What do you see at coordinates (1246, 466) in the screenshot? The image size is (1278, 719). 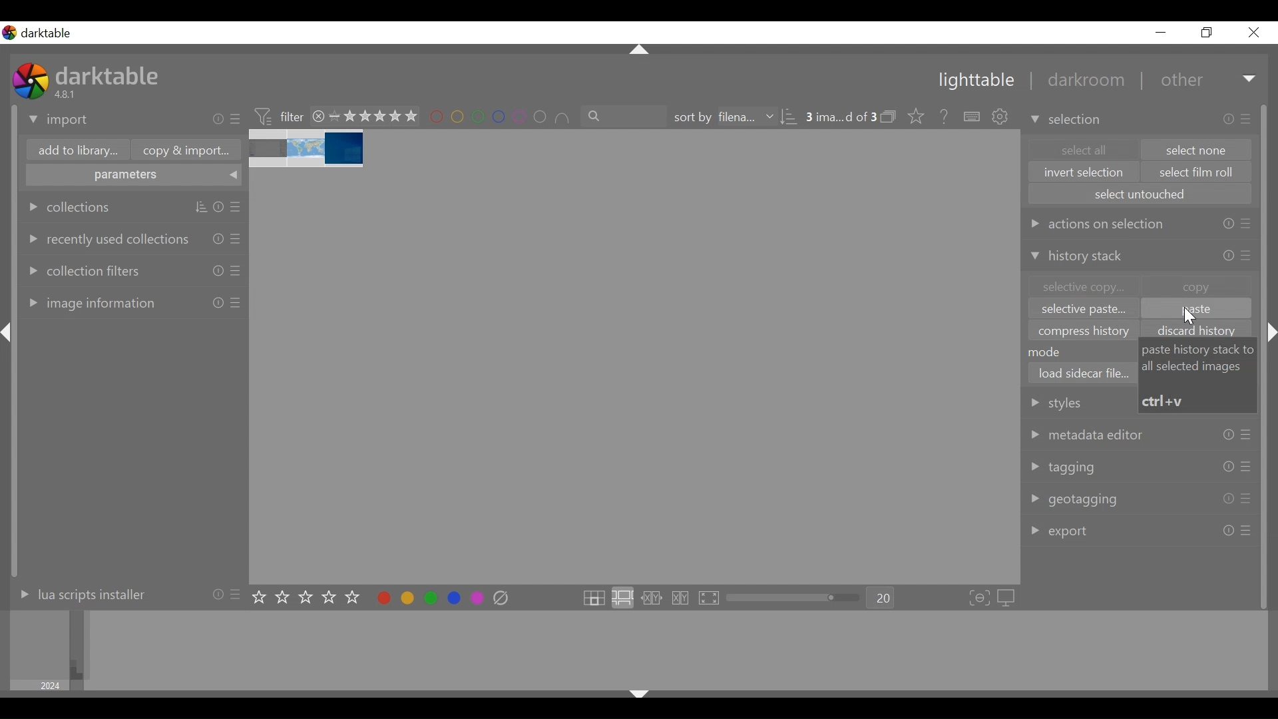 I see `presets` at bounding box center [1246, 466].